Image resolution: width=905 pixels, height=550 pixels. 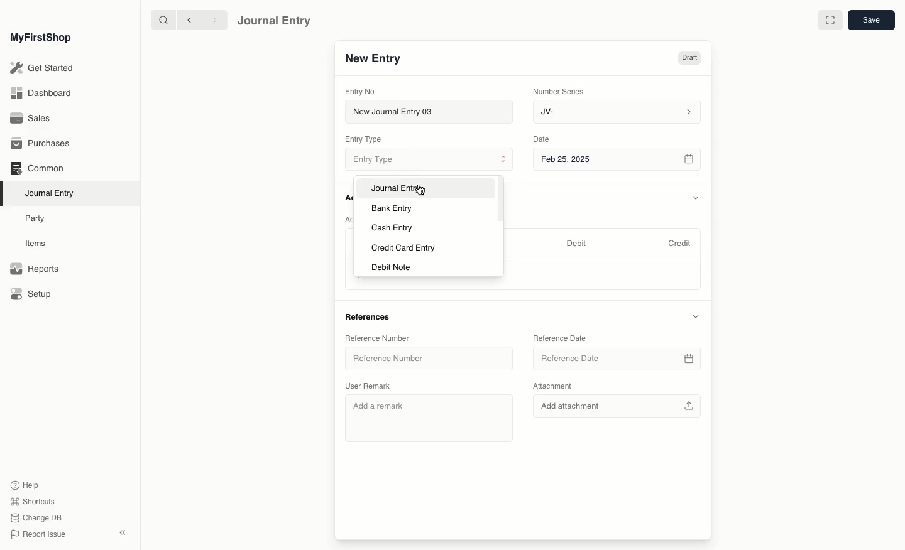 I want to click on Credit, so click(x=679, y=242).